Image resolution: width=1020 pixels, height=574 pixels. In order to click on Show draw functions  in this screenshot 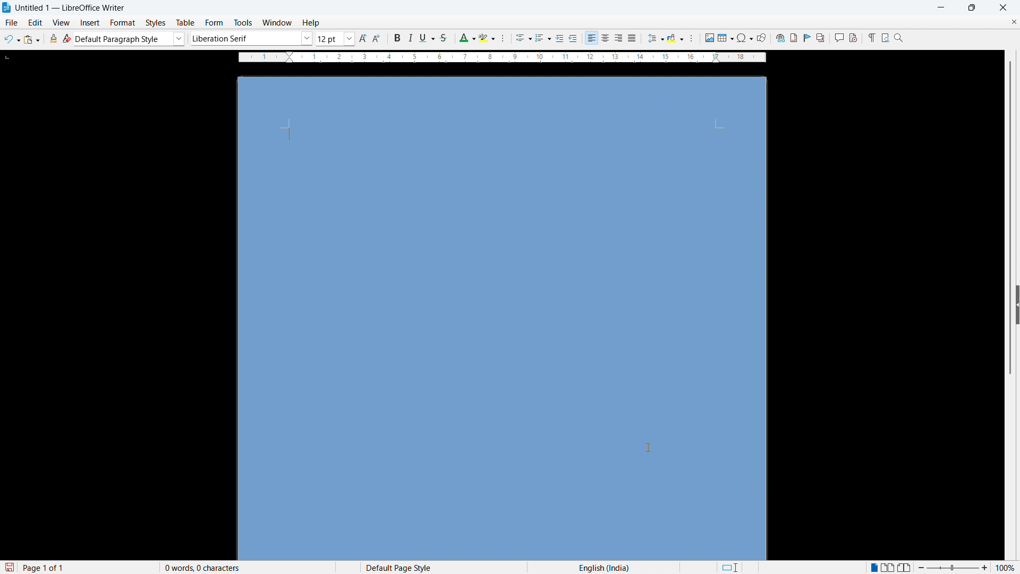, I will do `click(761, 38)`.